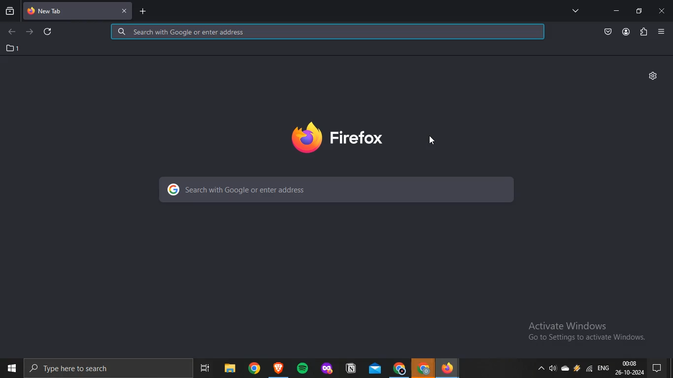 This screenshot has height=378, width=673. Describe the element at coordinates (278, 366) in the screenshot. I see `app icon` at that location.